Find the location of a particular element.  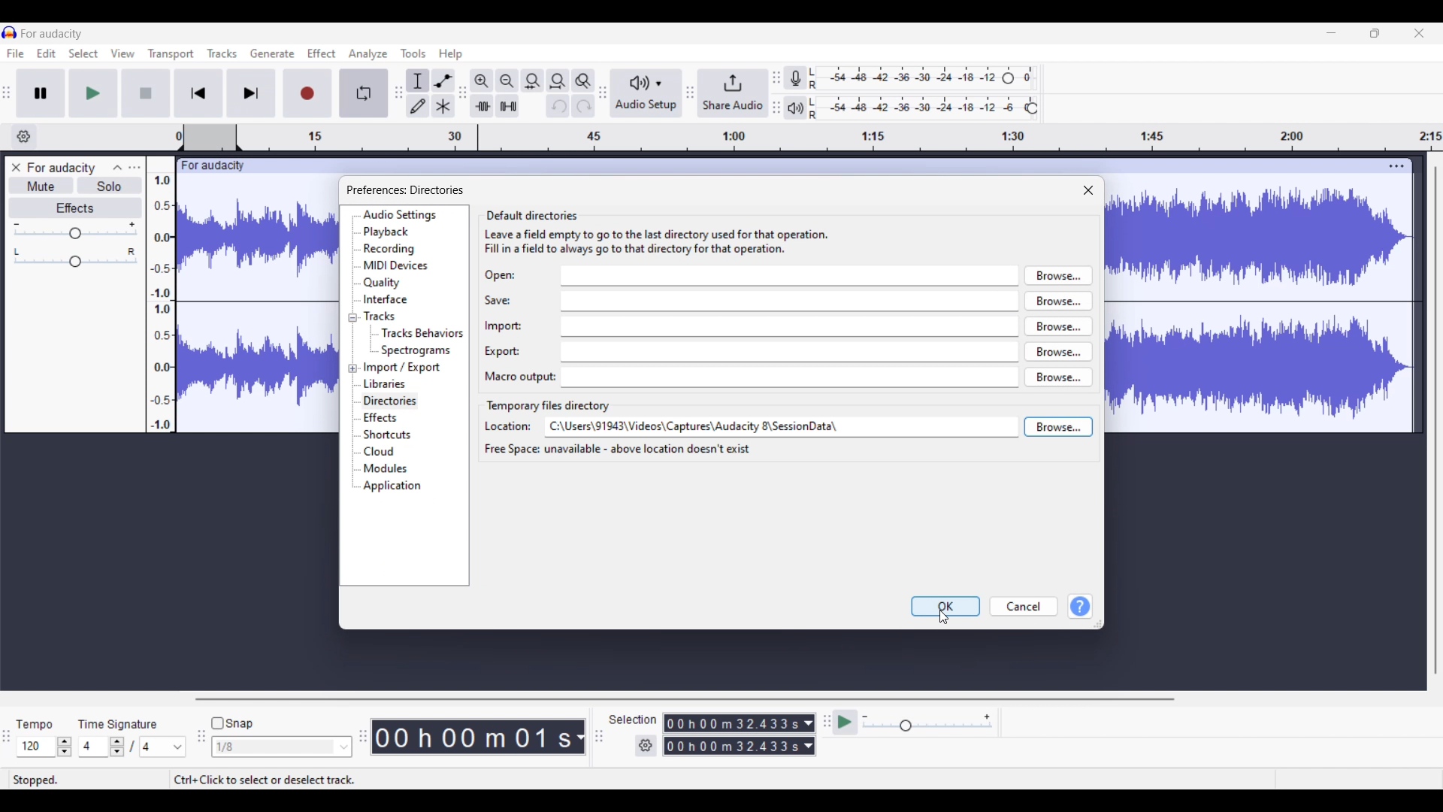

Transport menu is located at coordinates (171, 54).